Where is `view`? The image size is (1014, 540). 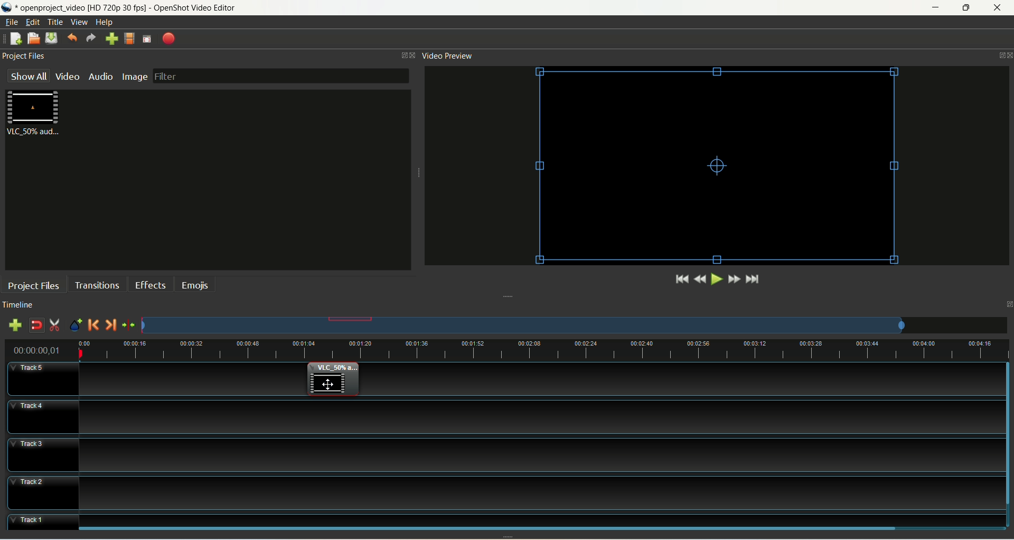 view is located at coordinates (80, 22).